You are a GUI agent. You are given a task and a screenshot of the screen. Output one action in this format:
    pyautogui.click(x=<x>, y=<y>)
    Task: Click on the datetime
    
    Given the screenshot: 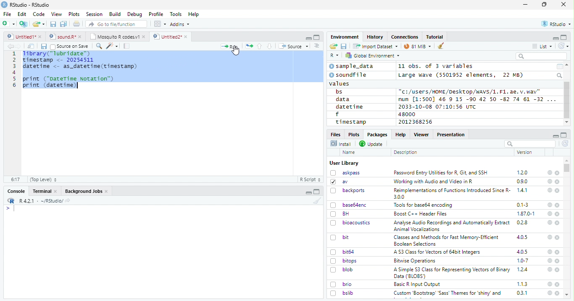 What is the action you would take?
    pyautogui.click(x=349, y=106)
    